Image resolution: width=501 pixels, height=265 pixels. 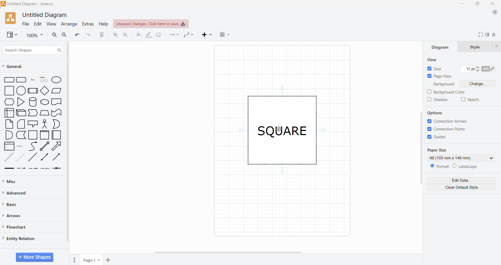 I want to click on  User Interface, so click(x=9, y=112).